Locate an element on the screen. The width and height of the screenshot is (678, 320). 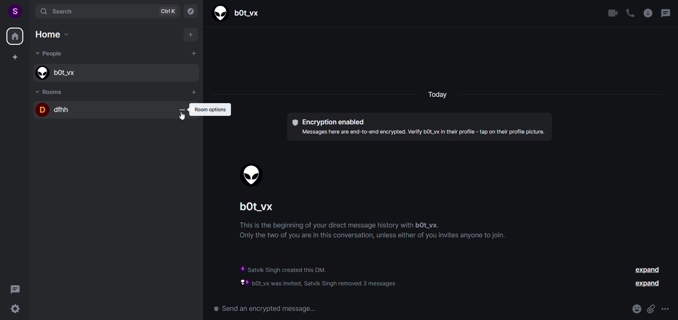
send a message is located at coordinates (271, 307).